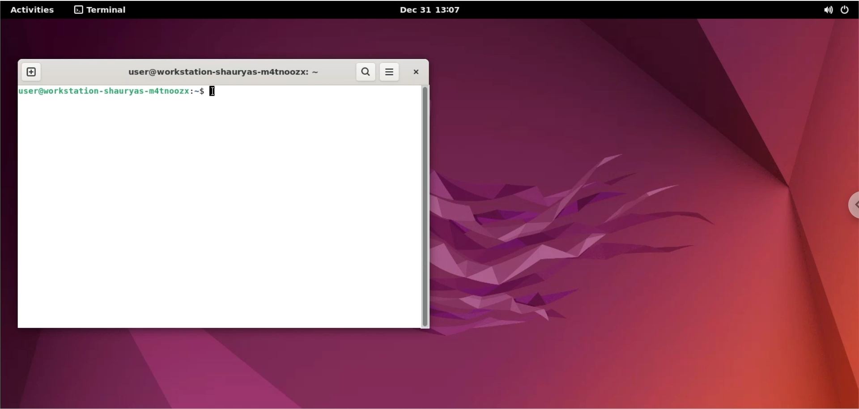 This screenshot has width=859, height=409. What do you see at coordinates (848, 10) in the screenshot?
I see `power options` at bounding box center [848, 10].